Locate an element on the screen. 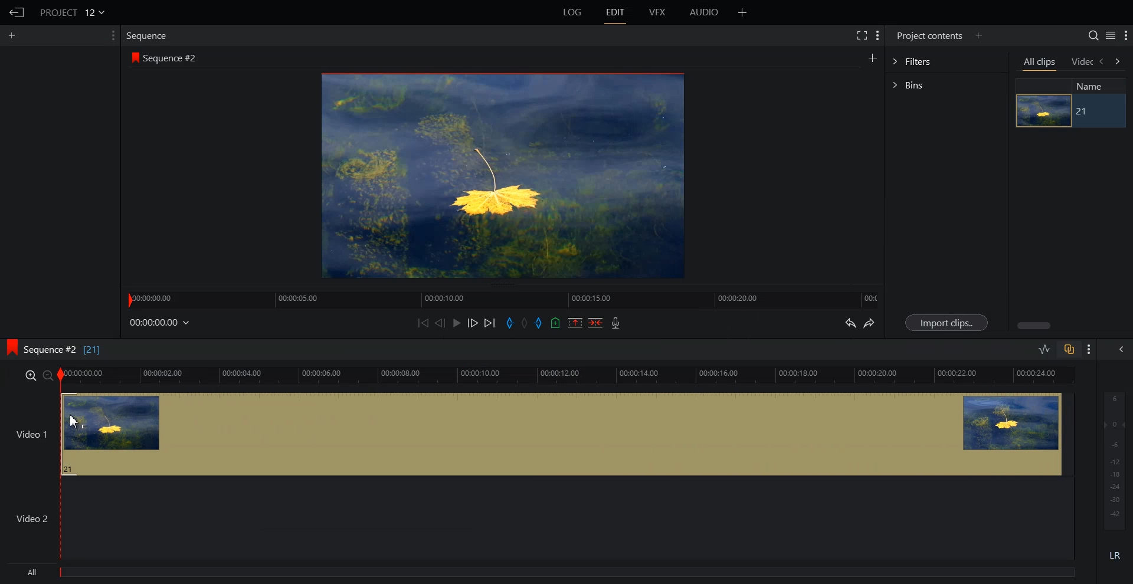 The image size is (1133, 584). Bins is located at coordinates (947, 84).